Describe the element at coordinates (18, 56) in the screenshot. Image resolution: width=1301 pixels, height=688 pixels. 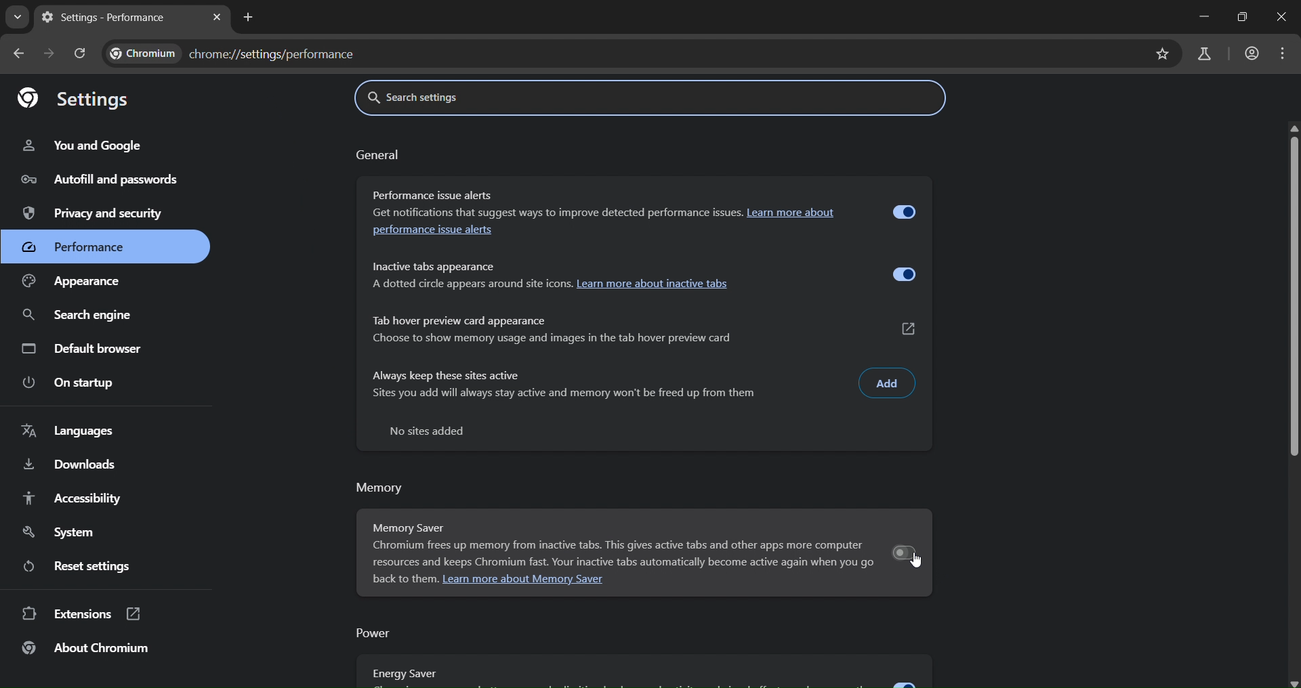
I see `go back one page` at that location.